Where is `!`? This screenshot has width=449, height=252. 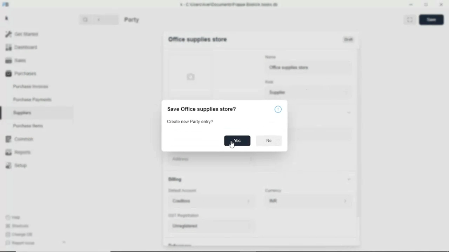 ! is located at coordinates (278, 109).